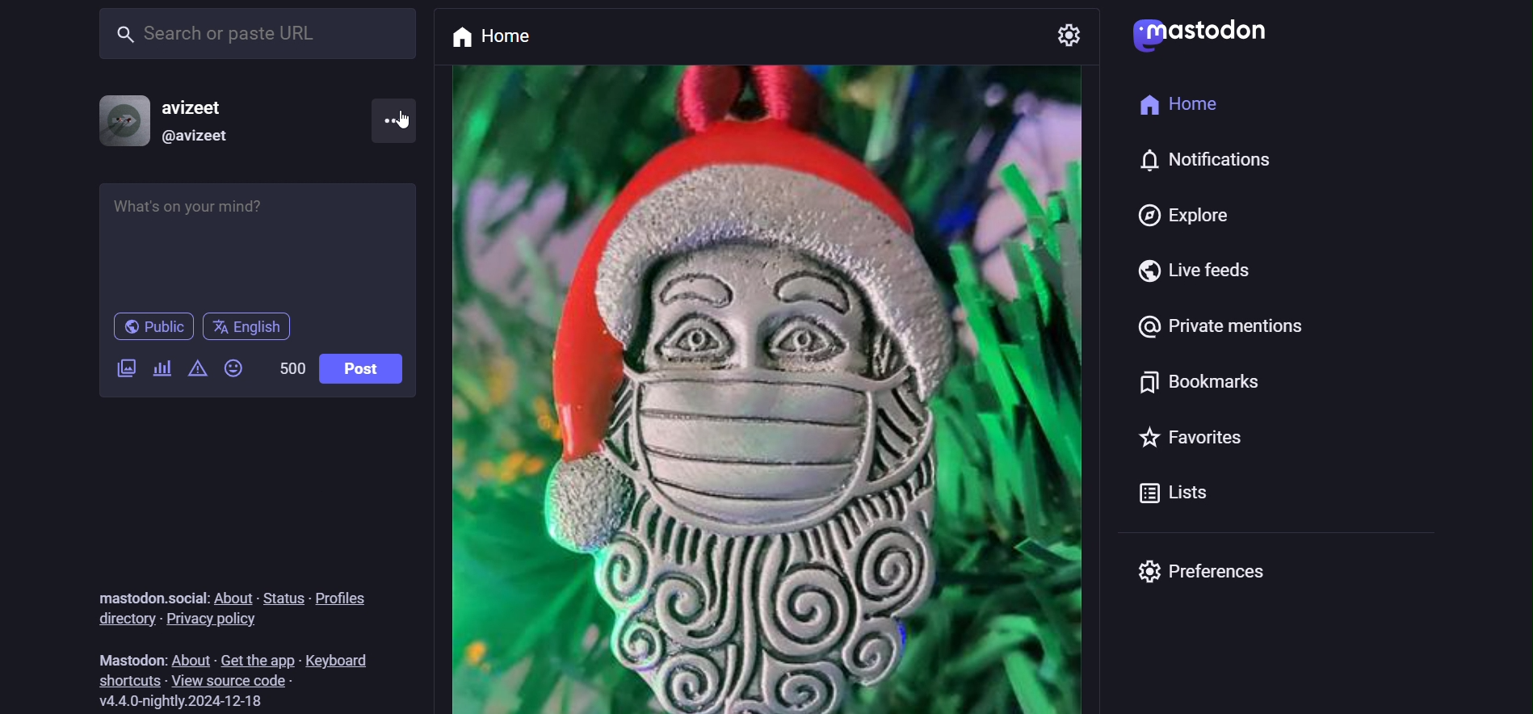  I want to click on about, so click(232, 595).